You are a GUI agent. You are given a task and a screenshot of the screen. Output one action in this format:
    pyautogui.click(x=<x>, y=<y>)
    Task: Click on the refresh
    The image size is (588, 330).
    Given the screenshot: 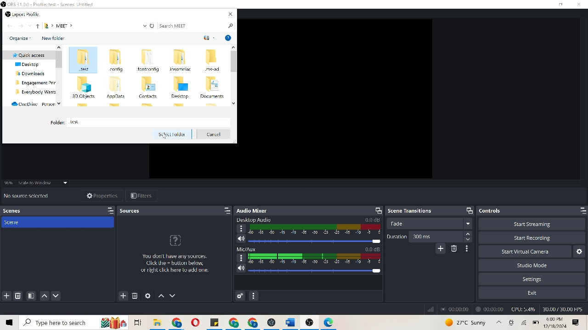 What is the action you would take?
    pyautogui.click(x=153, y=26)
    